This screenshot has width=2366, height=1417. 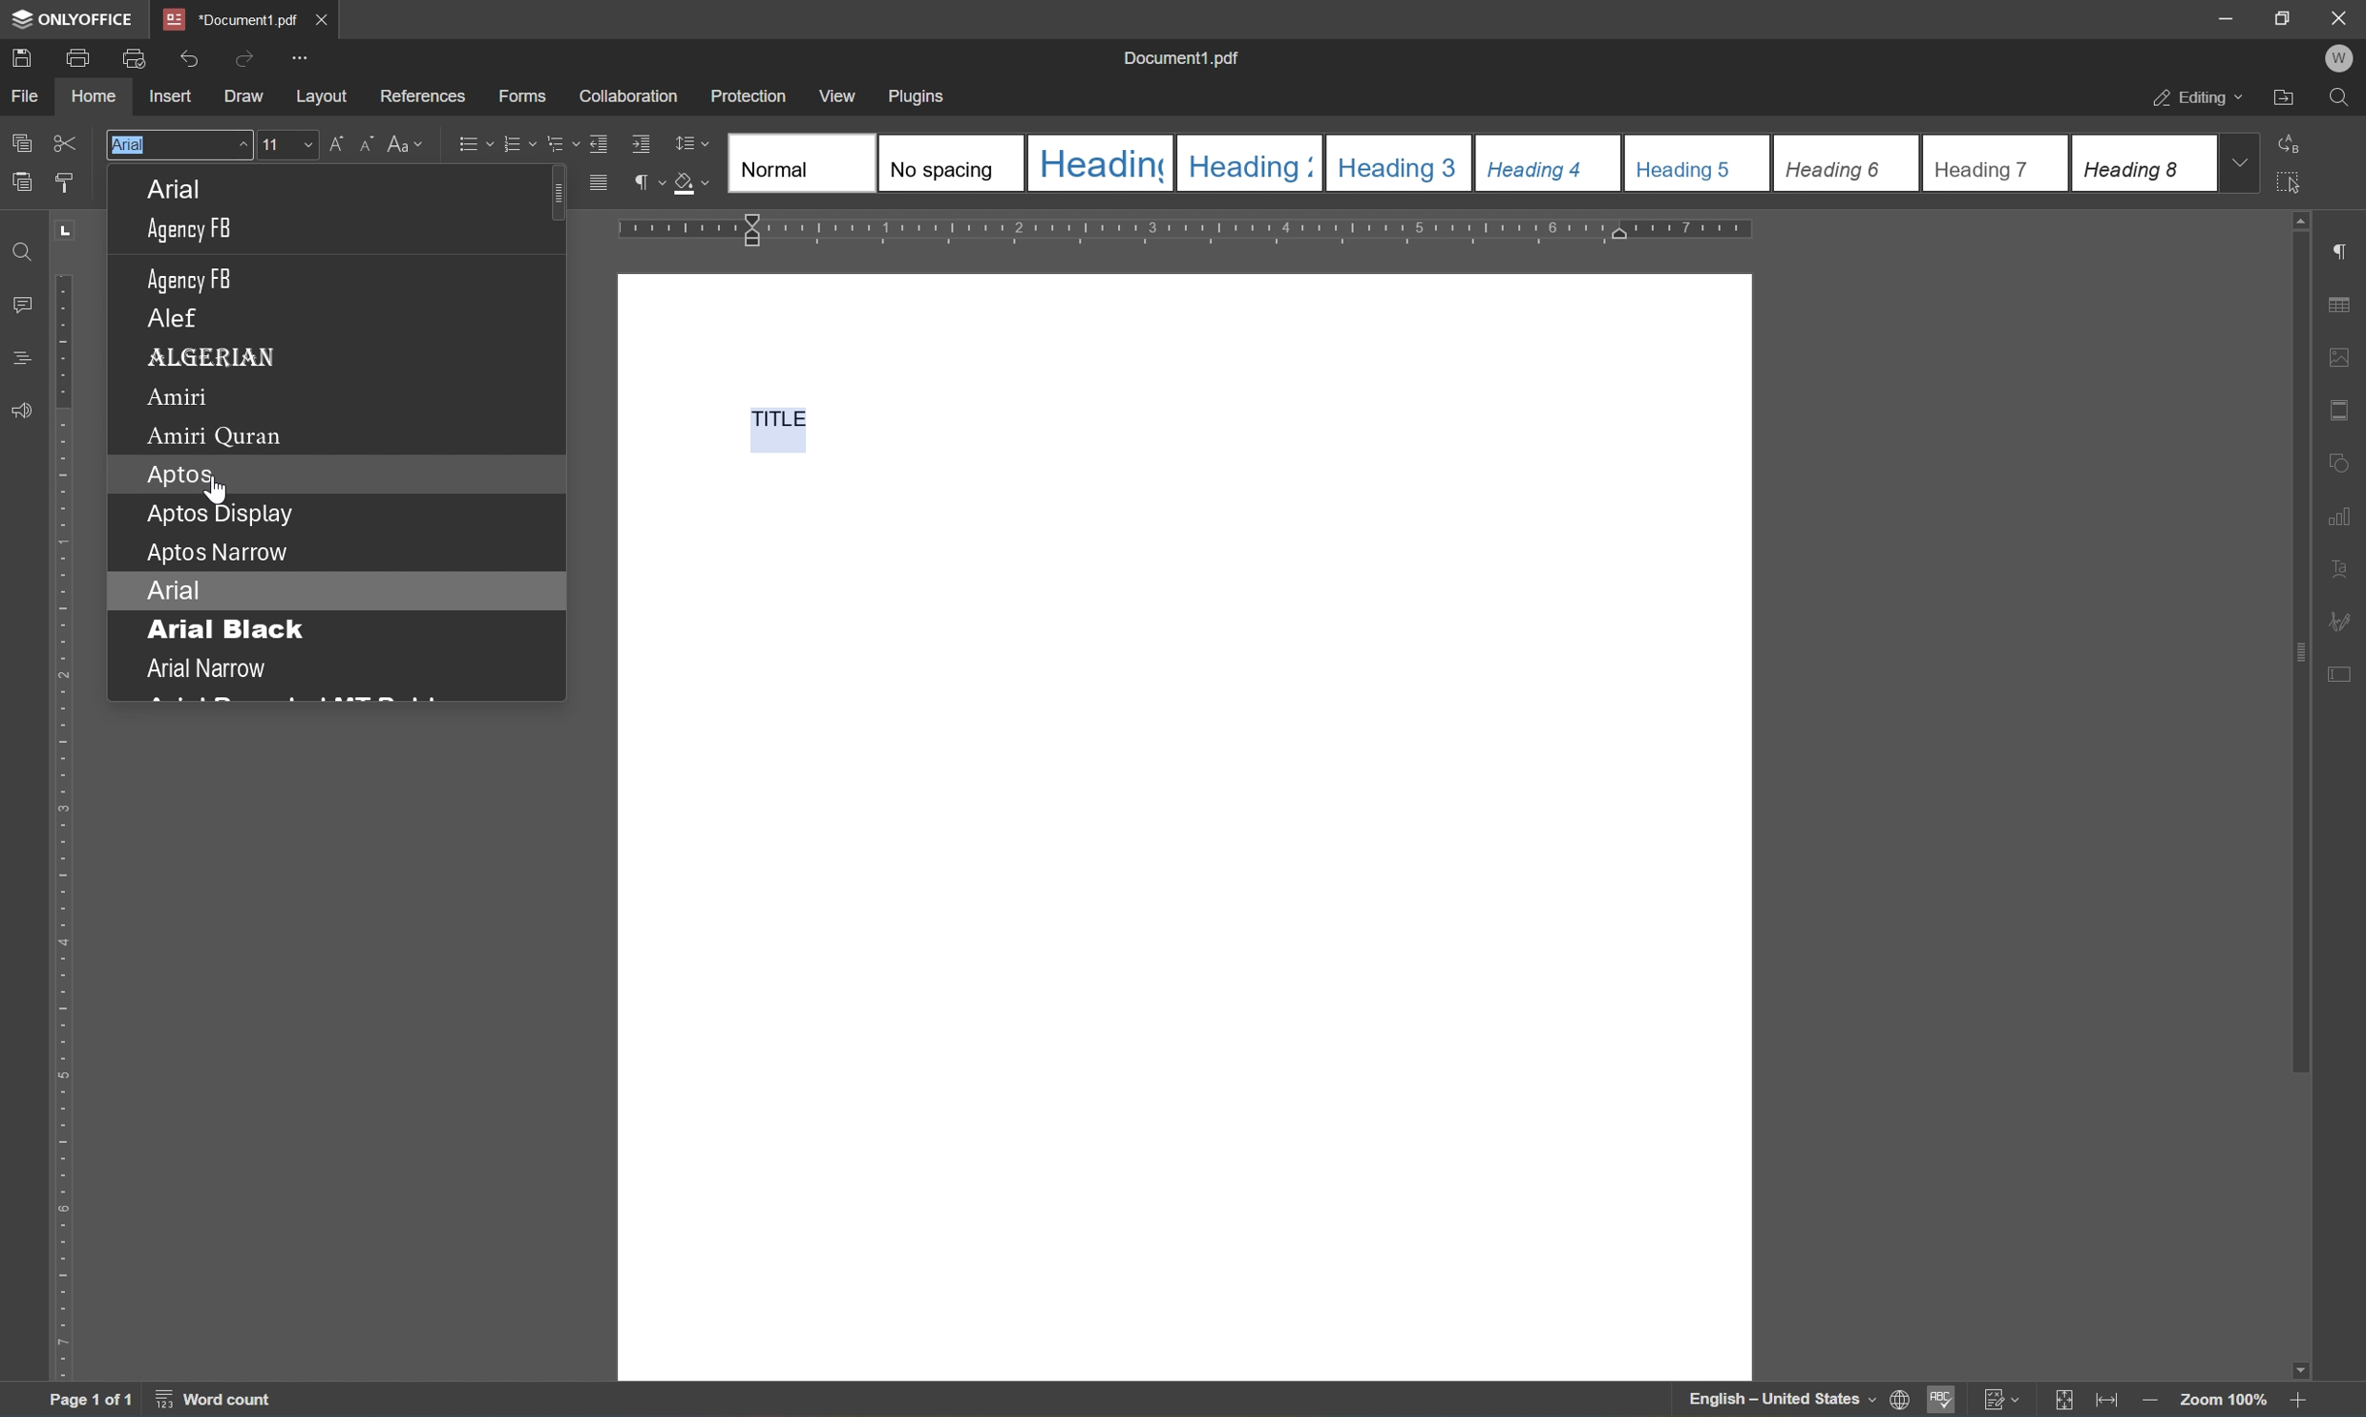 What do you see at coordinates (423, 98) in the screenshot?
I see `references` at bounding box center [423, 98].